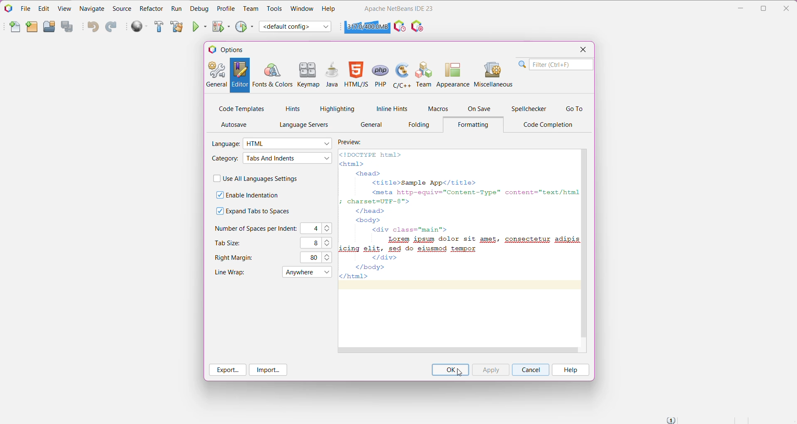 This screenshot has height=424, width=797. I want to click on Use All Languages Settings, so click(264, 179).